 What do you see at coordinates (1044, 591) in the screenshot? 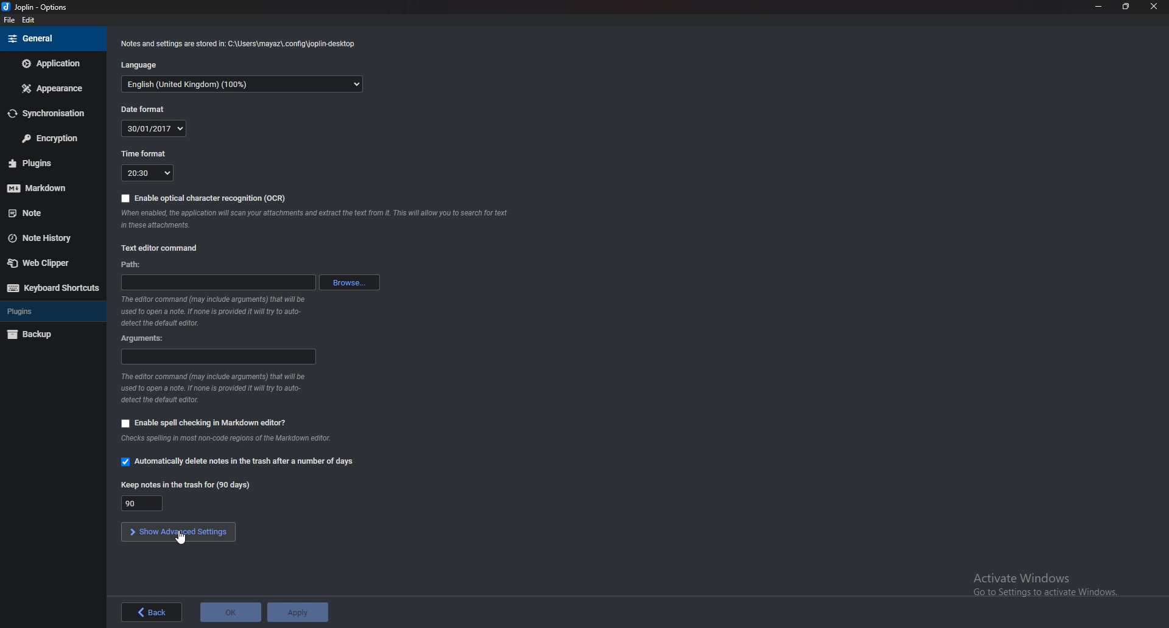
I see `activate windows` at bounding box center [1044, 591].